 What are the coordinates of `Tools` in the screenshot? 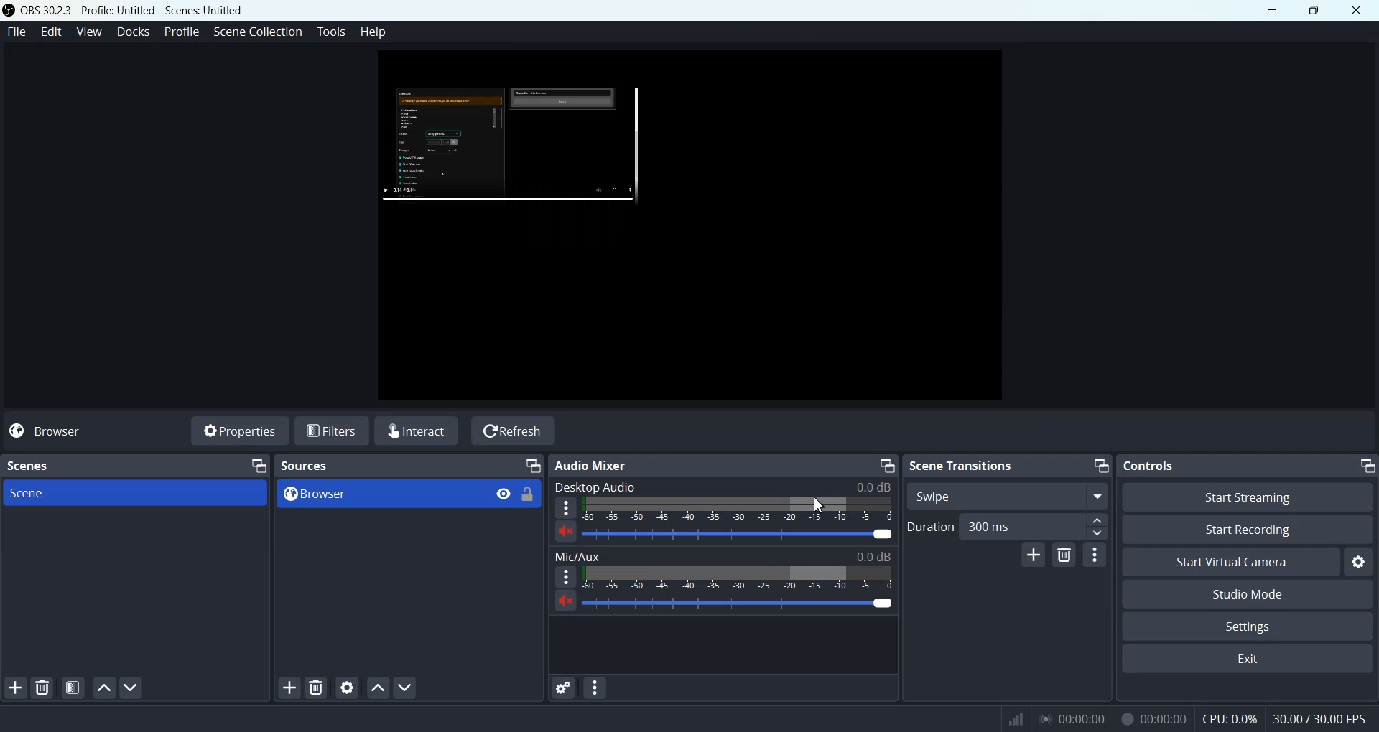 It's located at (331, 31).